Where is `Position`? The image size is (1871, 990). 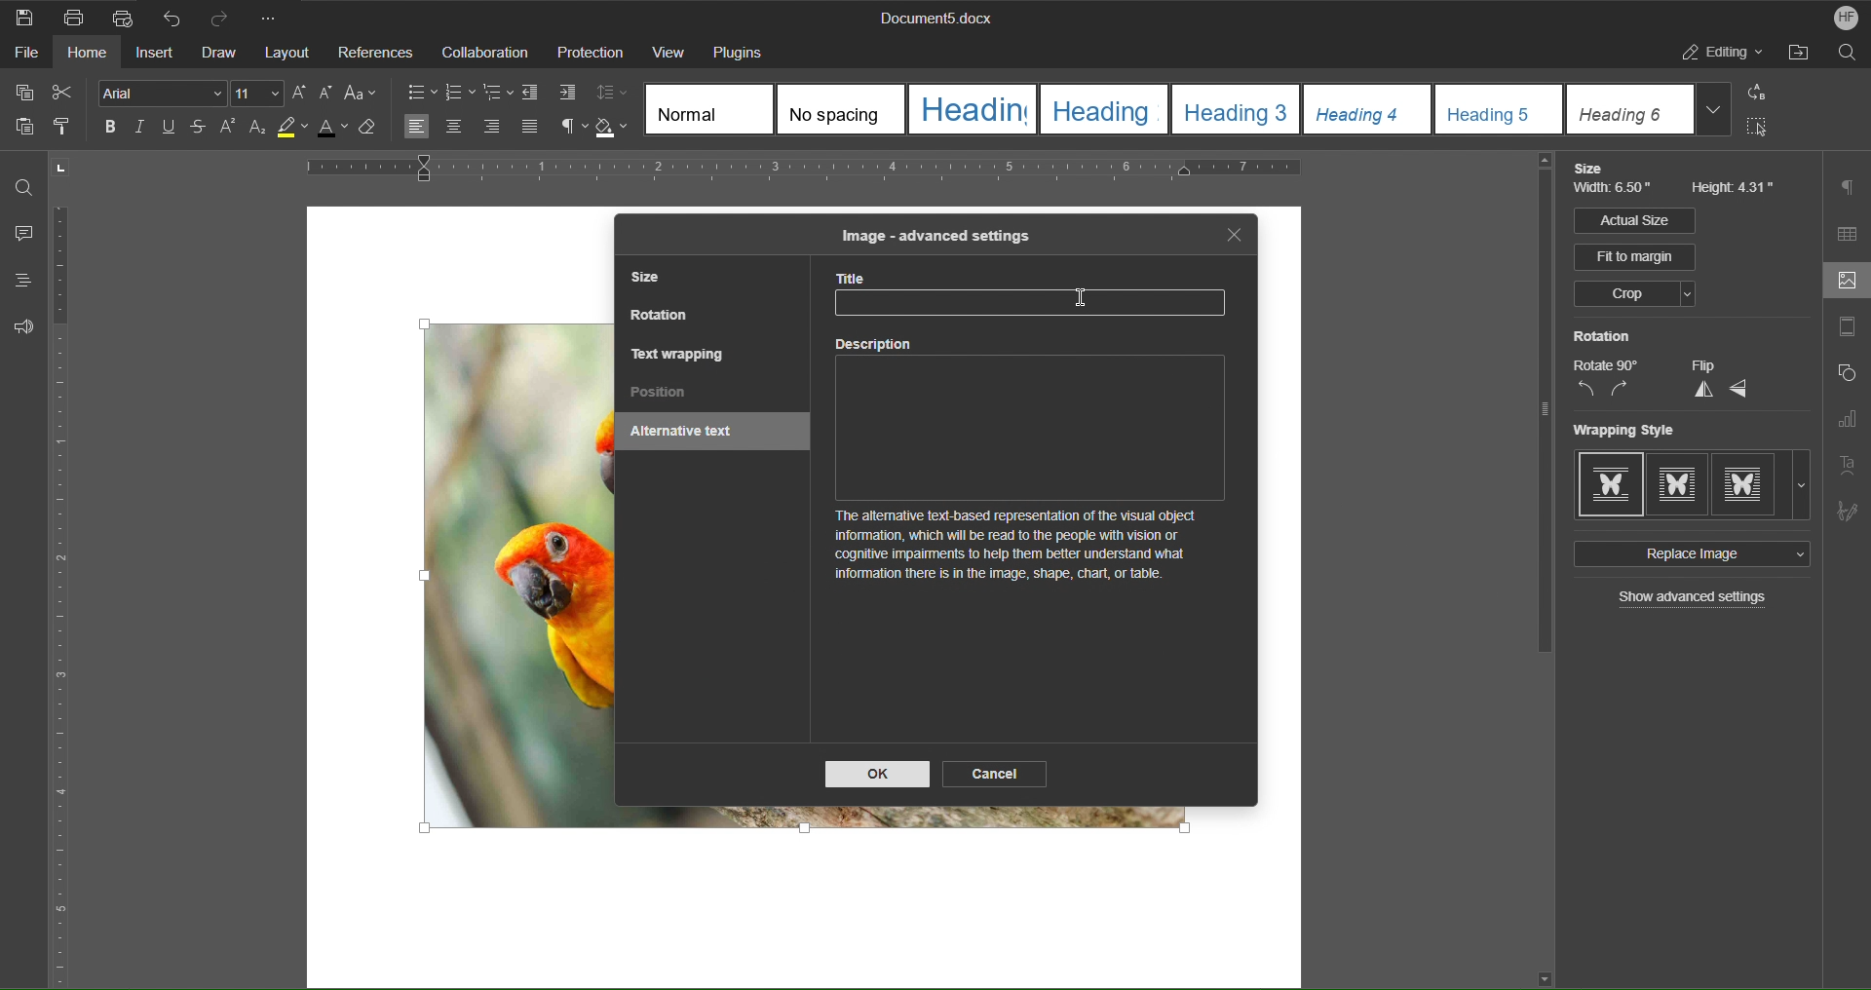
Position is located at coordinates (660, 394).